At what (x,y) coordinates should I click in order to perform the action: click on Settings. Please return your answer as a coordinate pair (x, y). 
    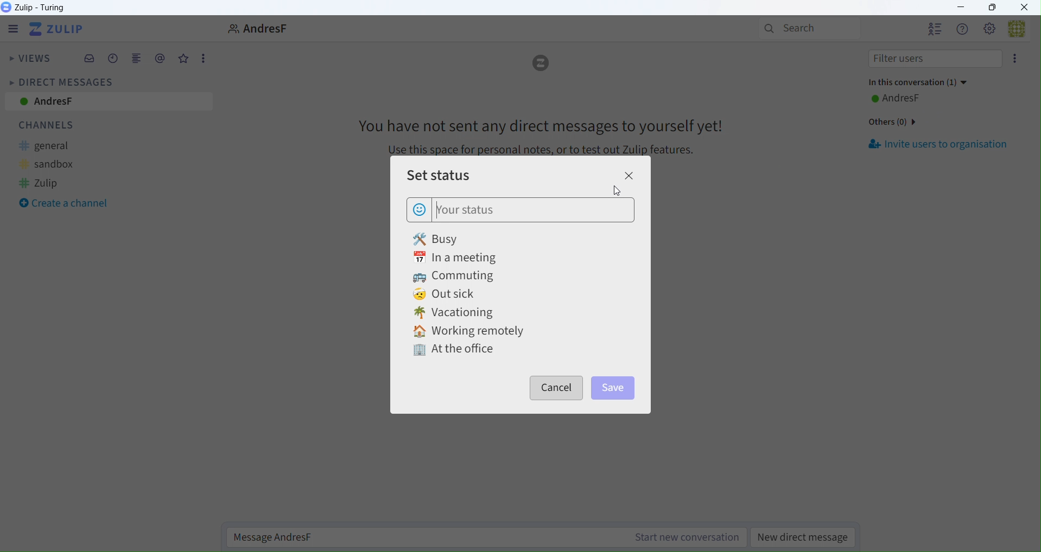
    Looking at the image, I should click on (991, 30).